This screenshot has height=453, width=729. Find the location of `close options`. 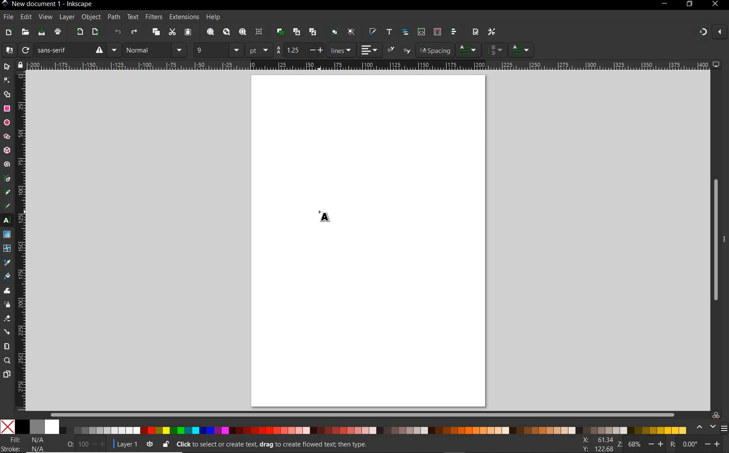

close options is located at coordinates (719, 33).